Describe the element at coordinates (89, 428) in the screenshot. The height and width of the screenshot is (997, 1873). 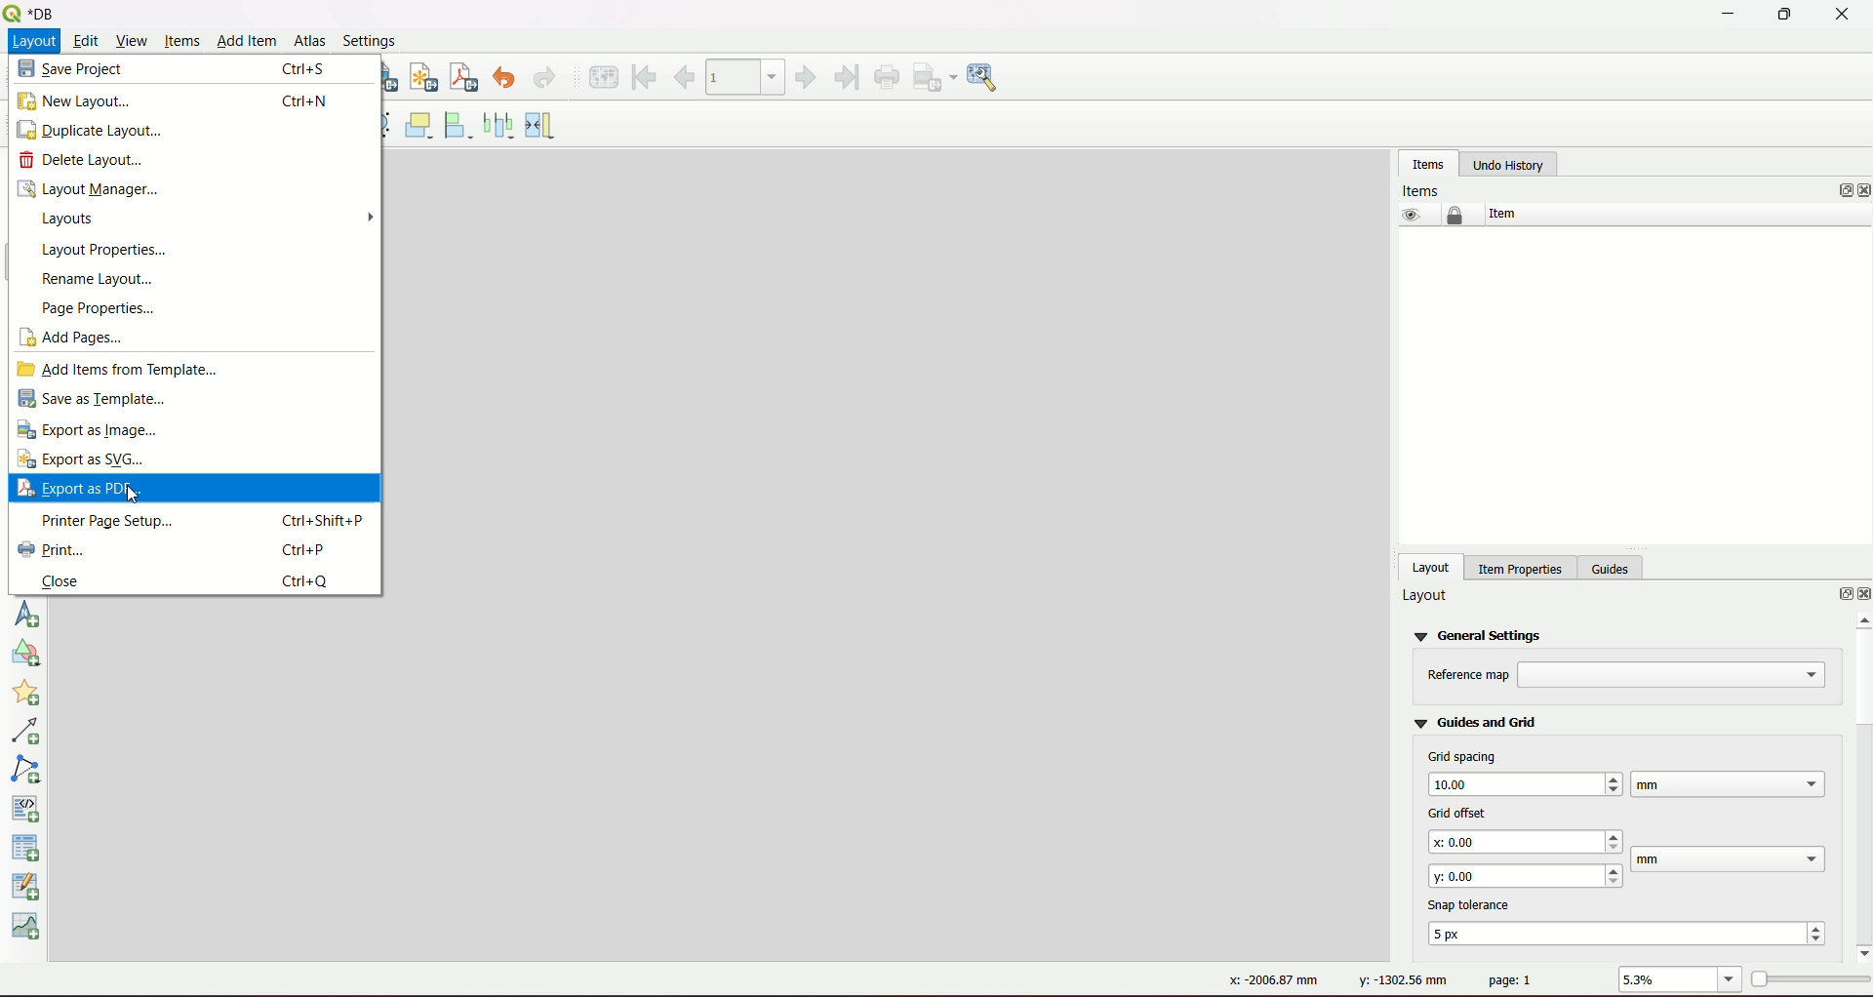
I see `export as image` at that location.